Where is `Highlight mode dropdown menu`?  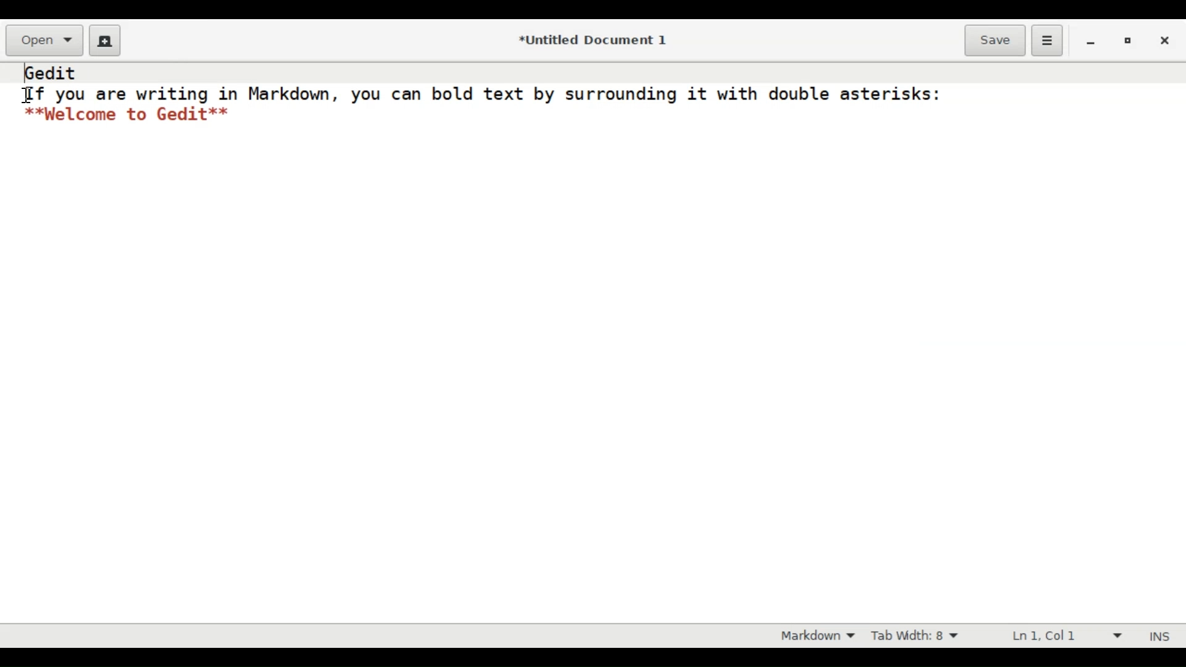
Highlight mode dropdown menu is located at coordinates (818, 637).